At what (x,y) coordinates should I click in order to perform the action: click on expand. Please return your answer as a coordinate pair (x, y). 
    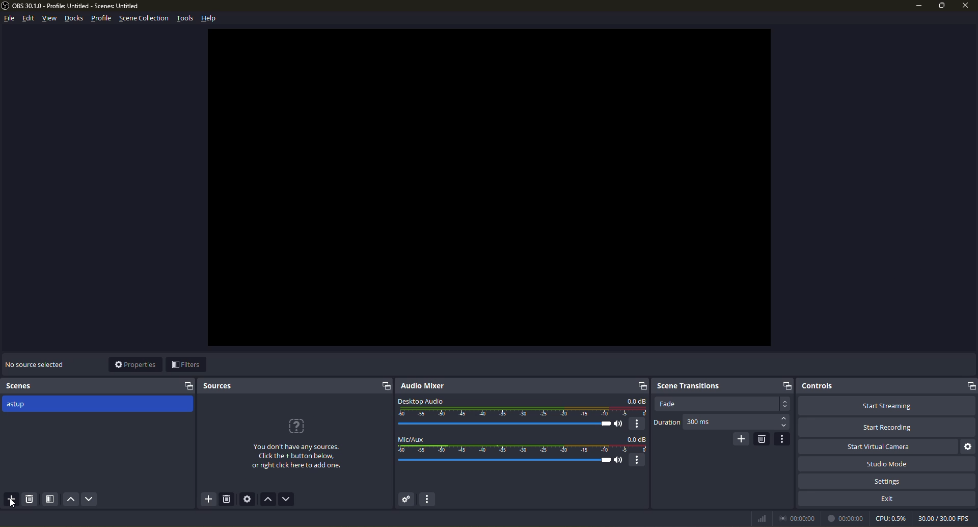
    Looking at the image, I should click on (786, 385).